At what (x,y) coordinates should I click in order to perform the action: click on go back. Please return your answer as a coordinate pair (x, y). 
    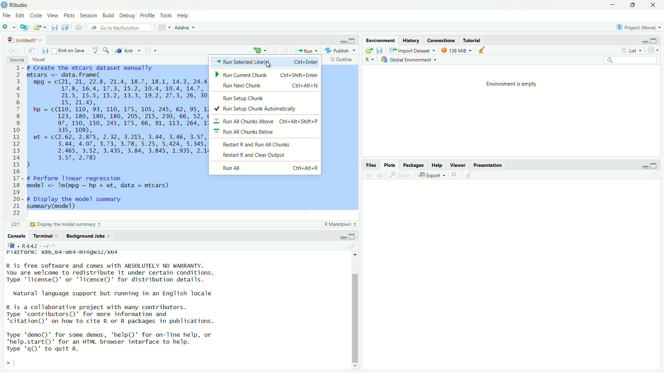
    Looking at the image, I should click on (10, 52).